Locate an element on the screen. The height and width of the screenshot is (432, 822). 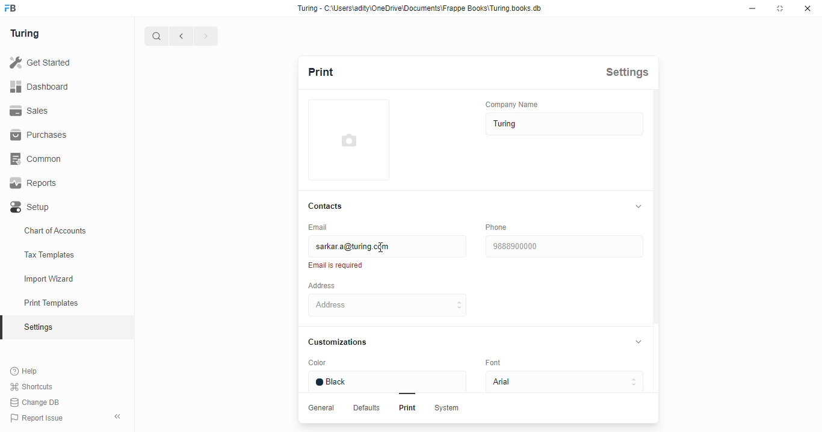
Reports is located at coordinates (38, 184).